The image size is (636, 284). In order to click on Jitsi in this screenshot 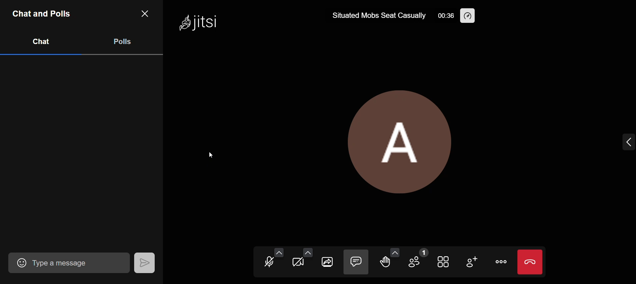, I will do `click(200, 21)`.